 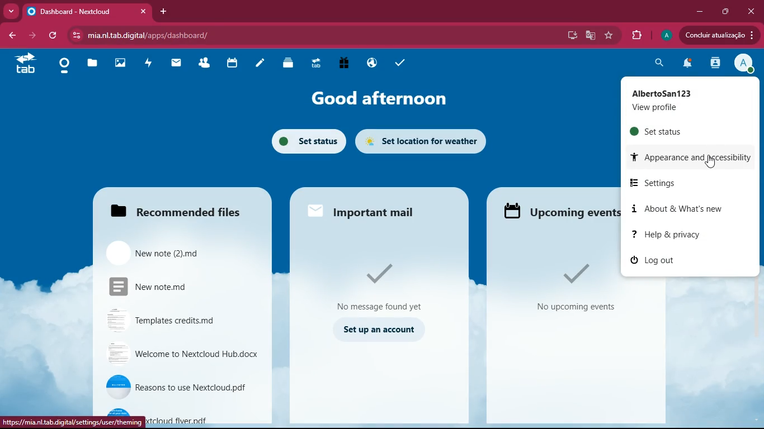 I want to click on settings, so click(x=677, y=183).